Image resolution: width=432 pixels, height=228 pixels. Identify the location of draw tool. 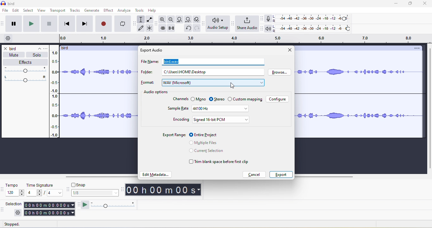
(143, 28).